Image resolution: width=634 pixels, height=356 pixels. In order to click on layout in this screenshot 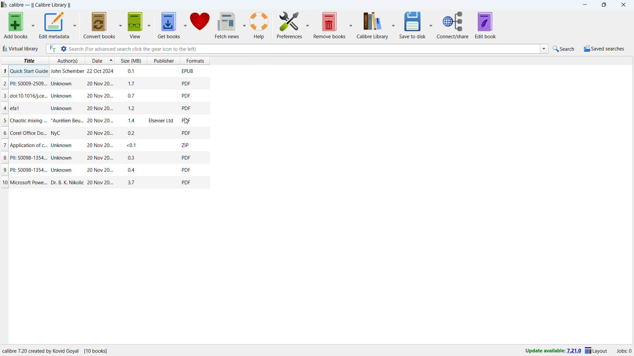, I will do `click(597, 351)`.